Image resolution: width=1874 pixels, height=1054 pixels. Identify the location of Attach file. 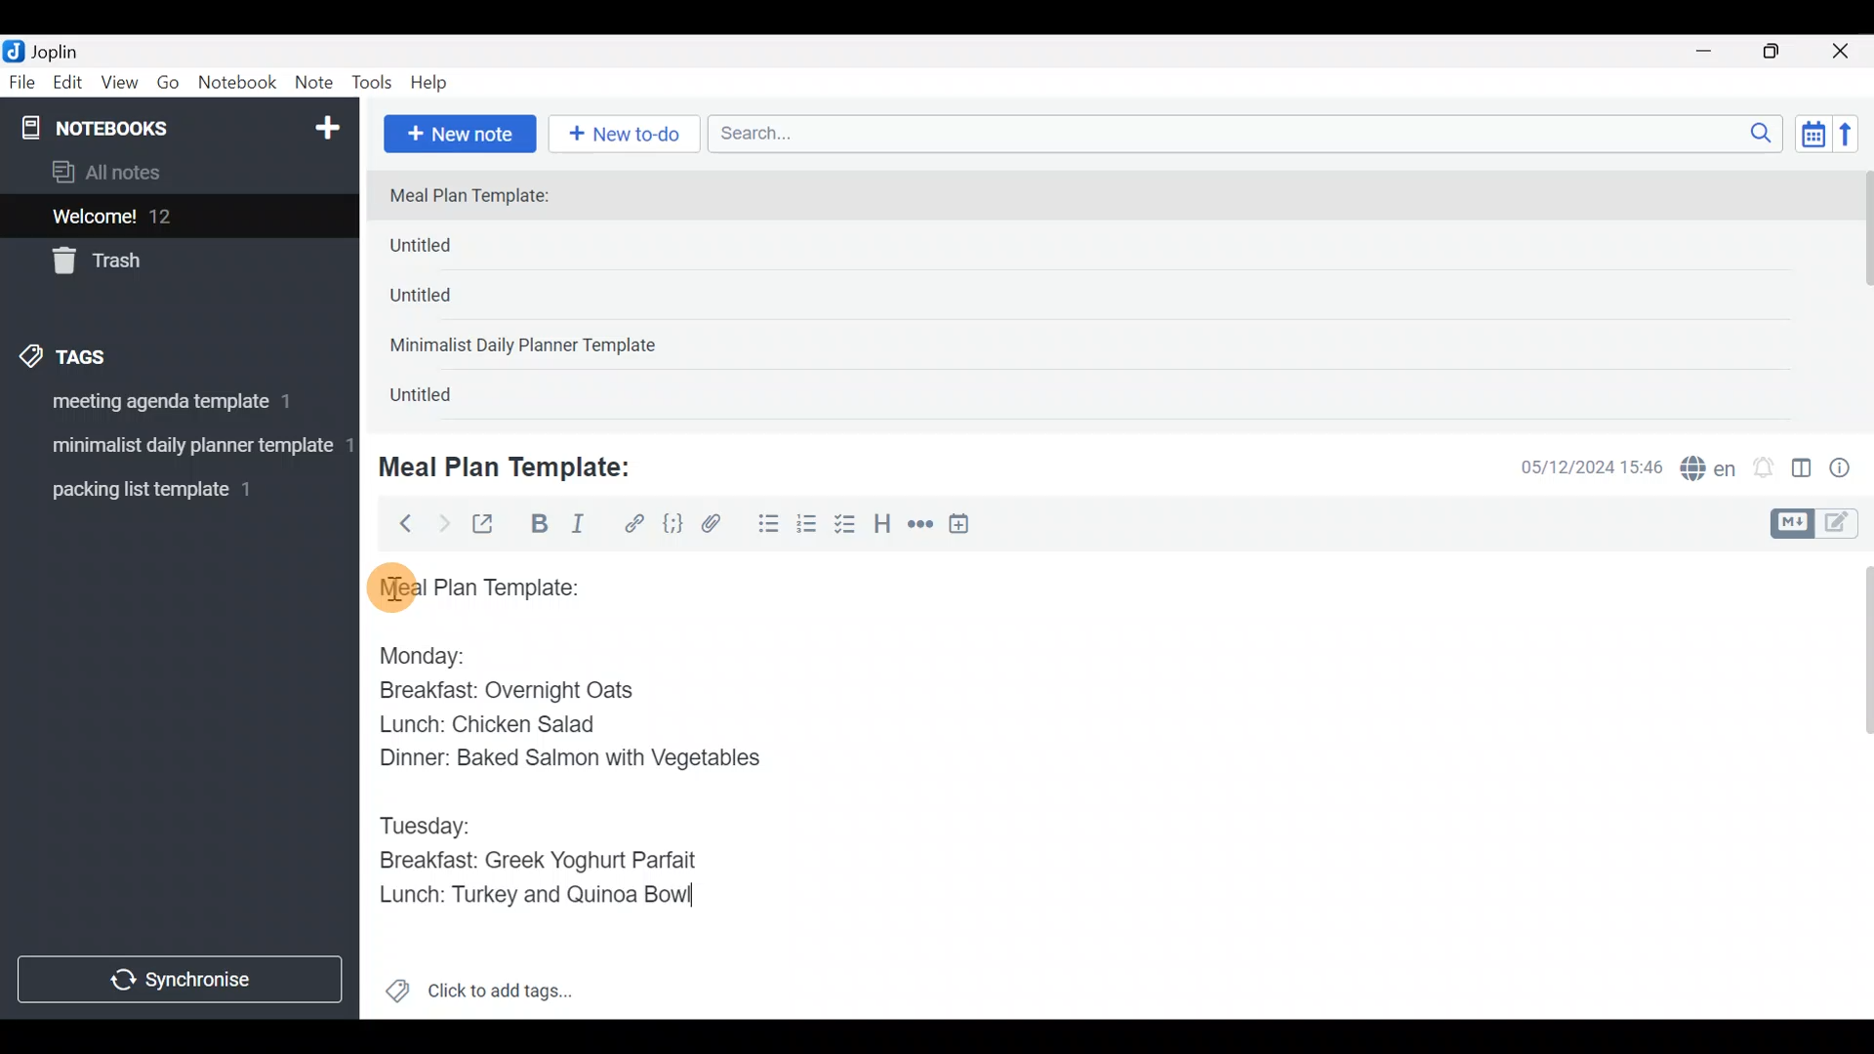
(717, 526).